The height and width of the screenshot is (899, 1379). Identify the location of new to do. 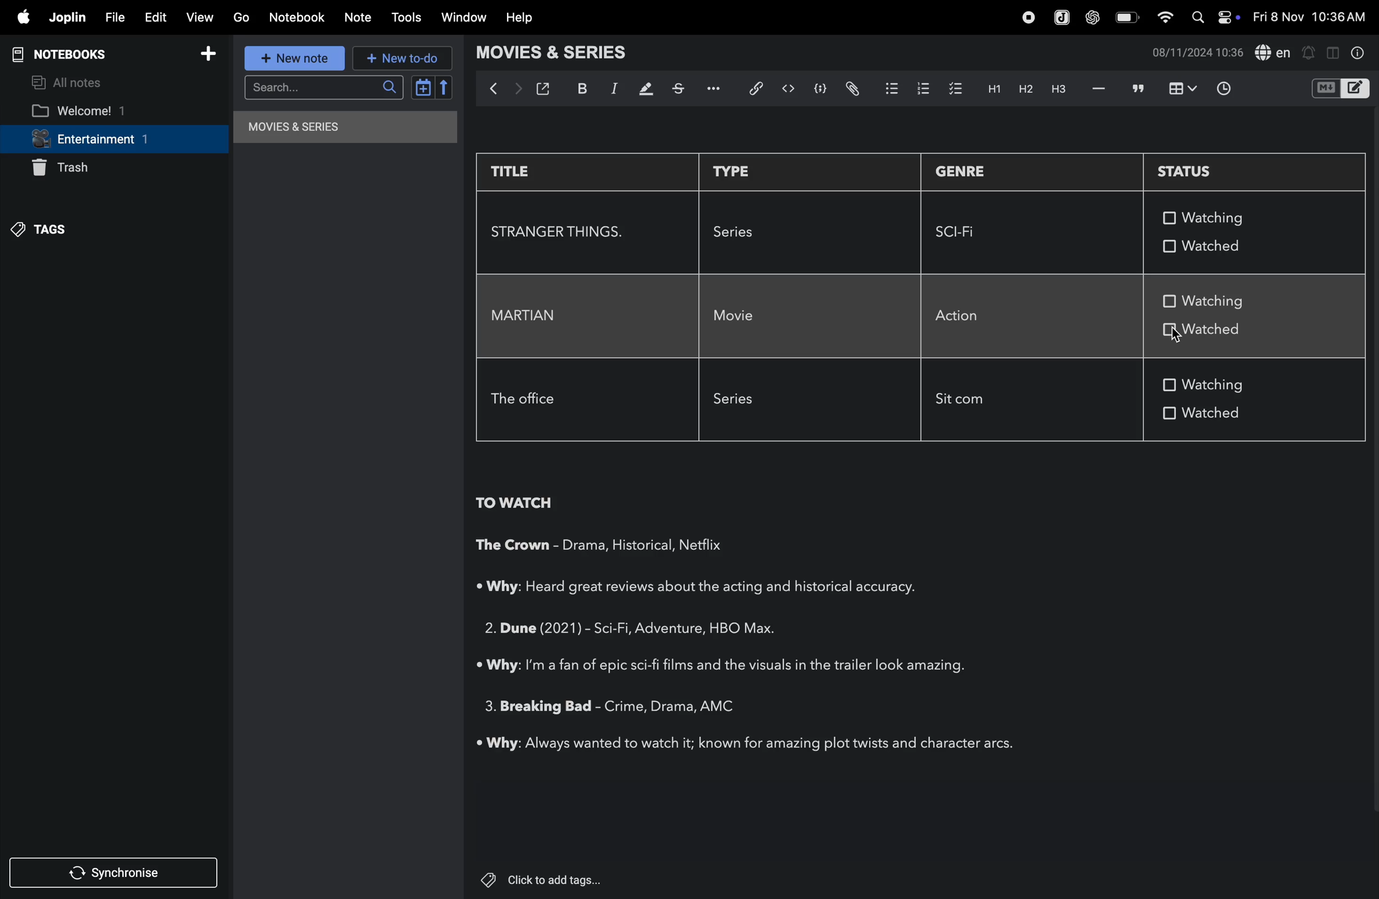
(401, 58).